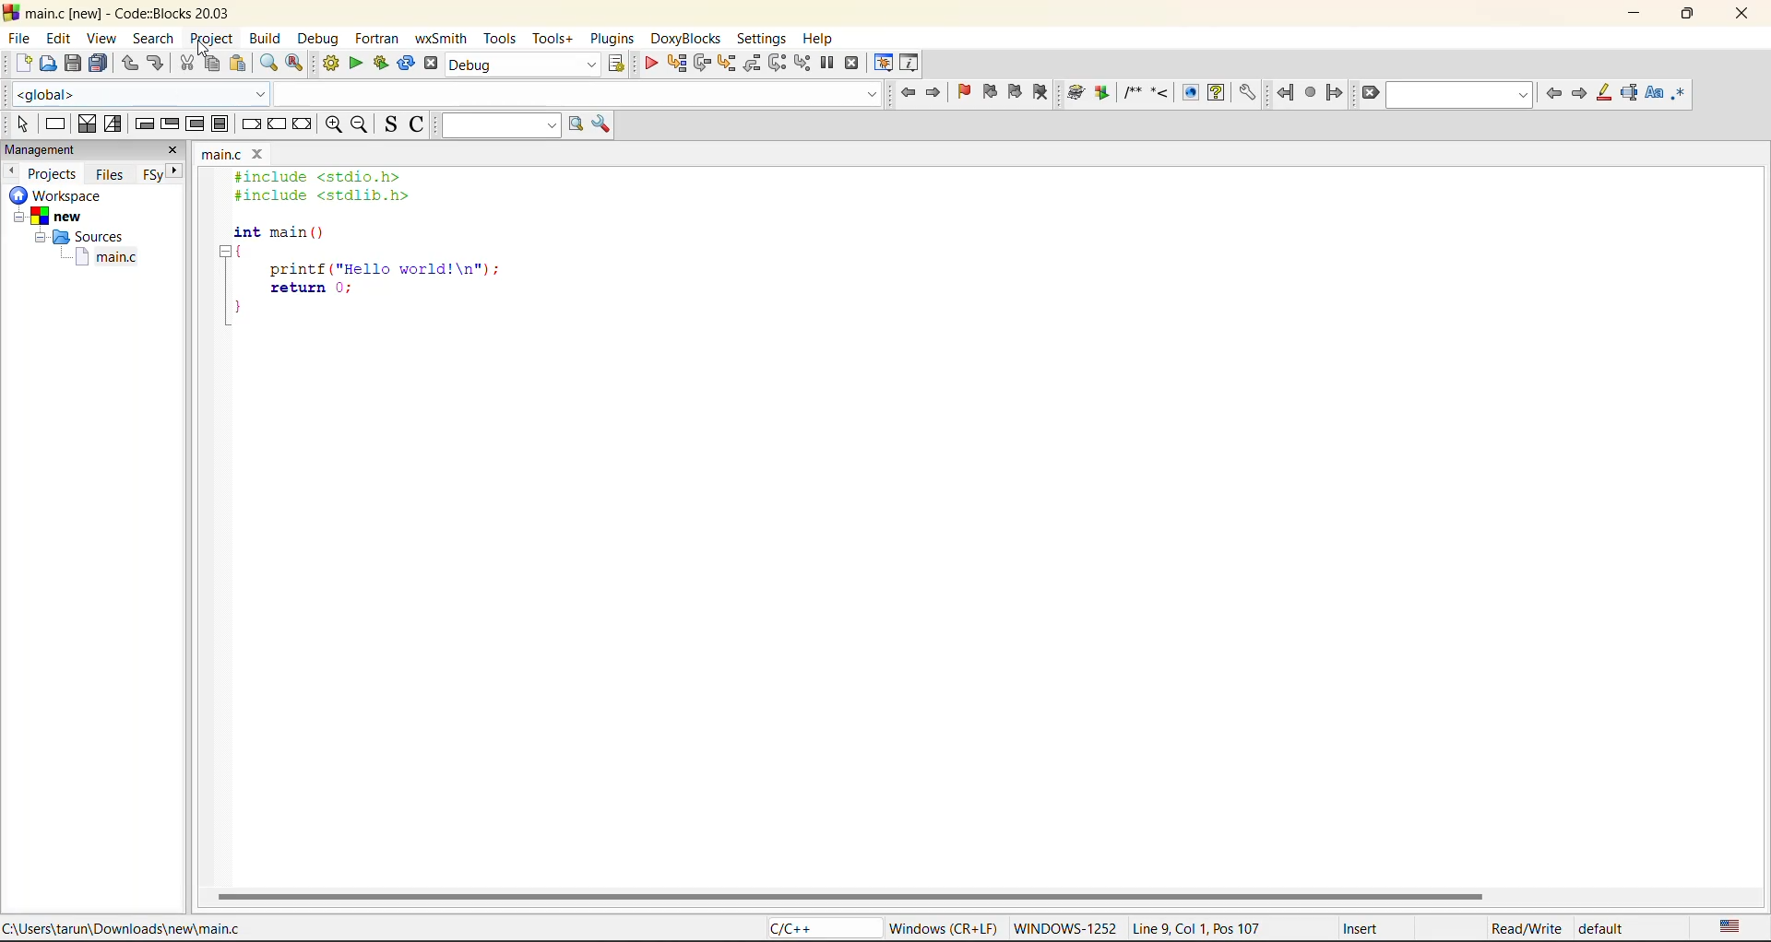  I want to click on copy, so click(213, 63).